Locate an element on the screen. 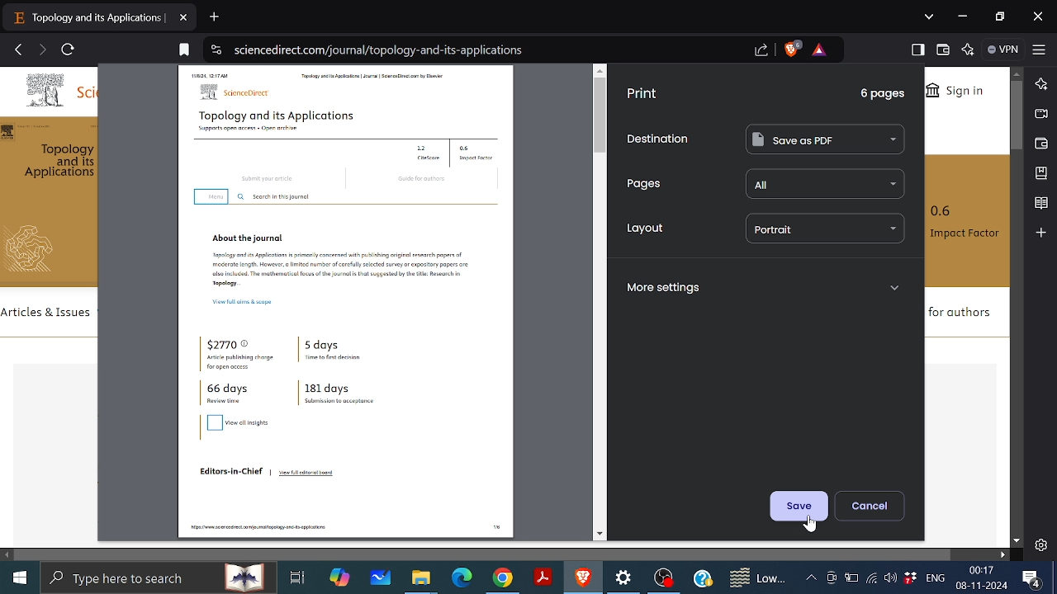  Cancel is located at coordinates (870, 507).